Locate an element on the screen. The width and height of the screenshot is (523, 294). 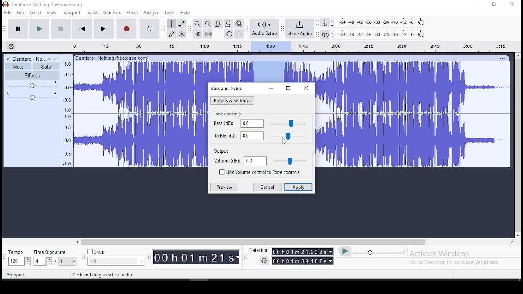
Stopped. is located at coordinates (16, 274).